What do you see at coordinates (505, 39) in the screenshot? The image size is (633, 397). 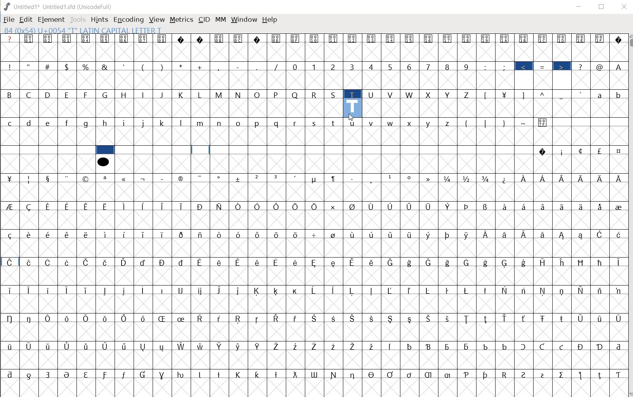 I see `Symbol` at bounding box center [505, 39].